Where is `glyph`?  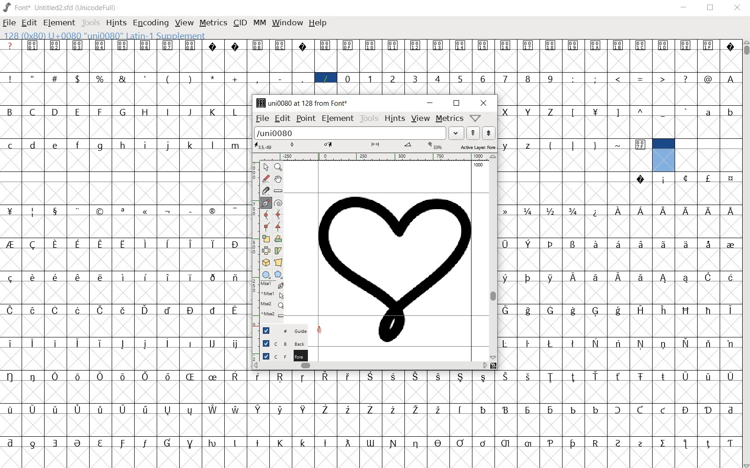
glyph is located at coordinates (168, 80).